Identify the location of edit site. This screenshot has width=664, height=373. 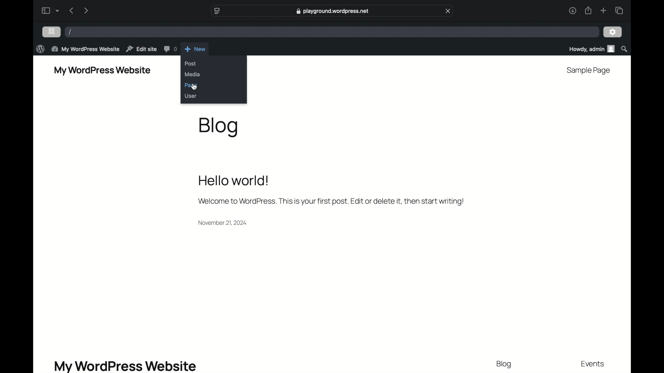
(141, 49).